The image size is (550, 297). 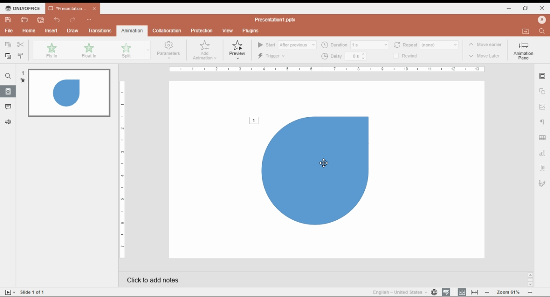 I want to click on comments, so click(x=8, y=107).